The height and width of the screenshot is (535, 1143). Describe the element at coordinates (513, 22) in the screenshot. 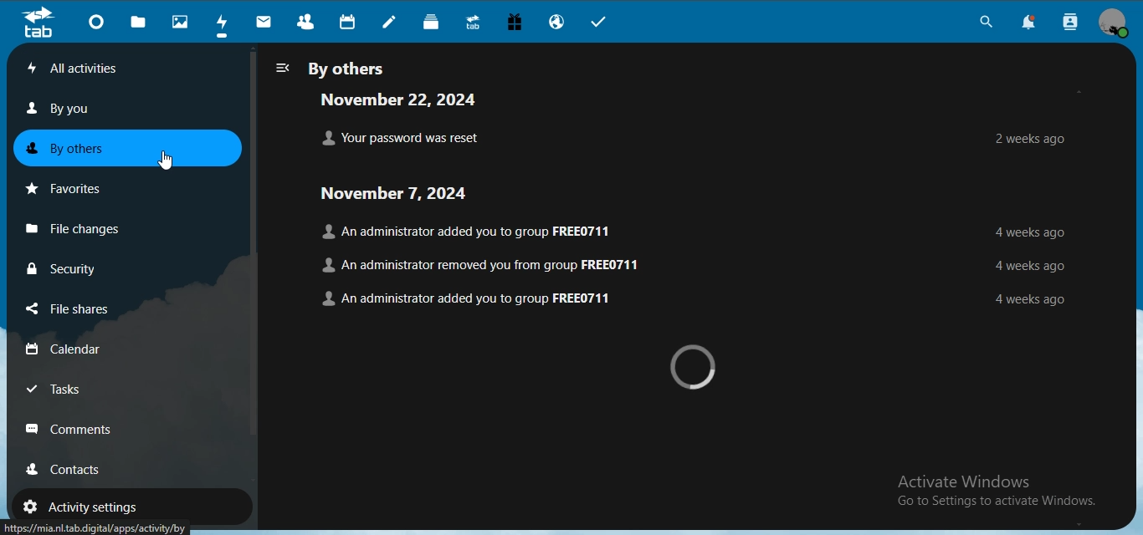

I see `free trial` at that location.